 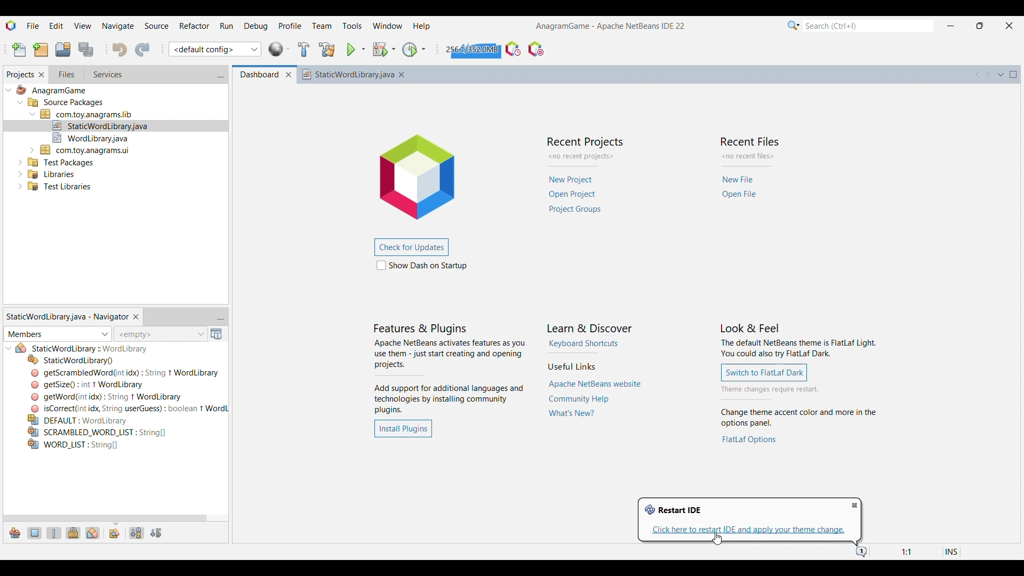 I want to click on Minimize window group, so click(x=220, y=317).